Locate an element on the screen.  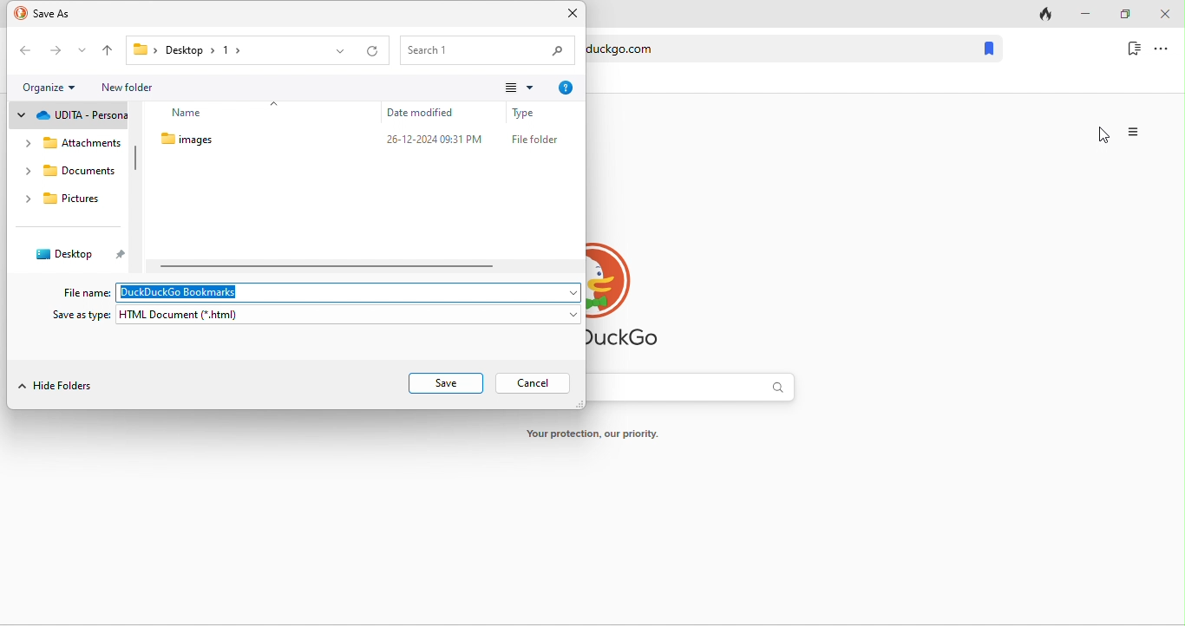
close is located at coordinates (1167, 13).